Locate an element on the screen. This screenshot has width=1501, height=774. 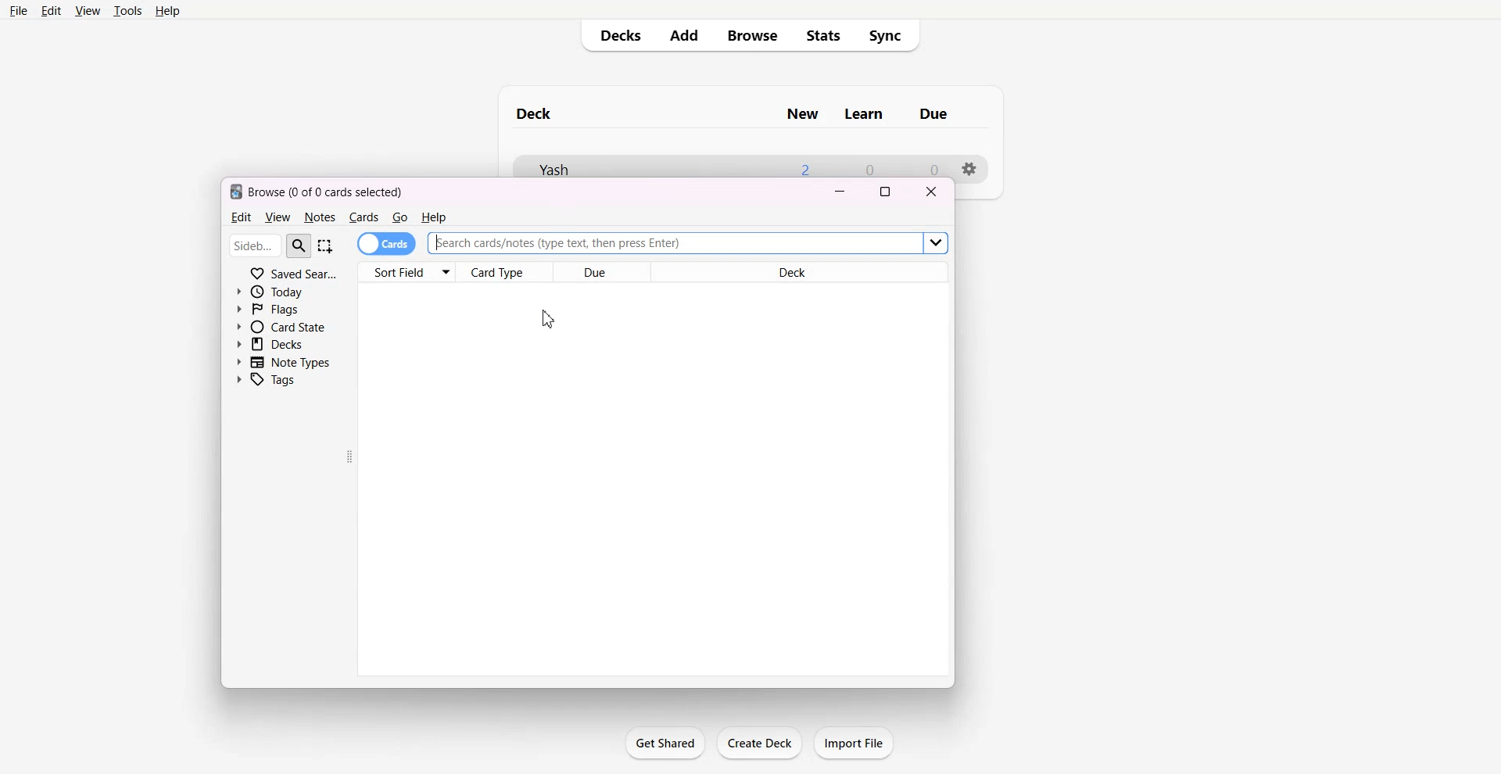
Add is located at coordinates (689, 37).